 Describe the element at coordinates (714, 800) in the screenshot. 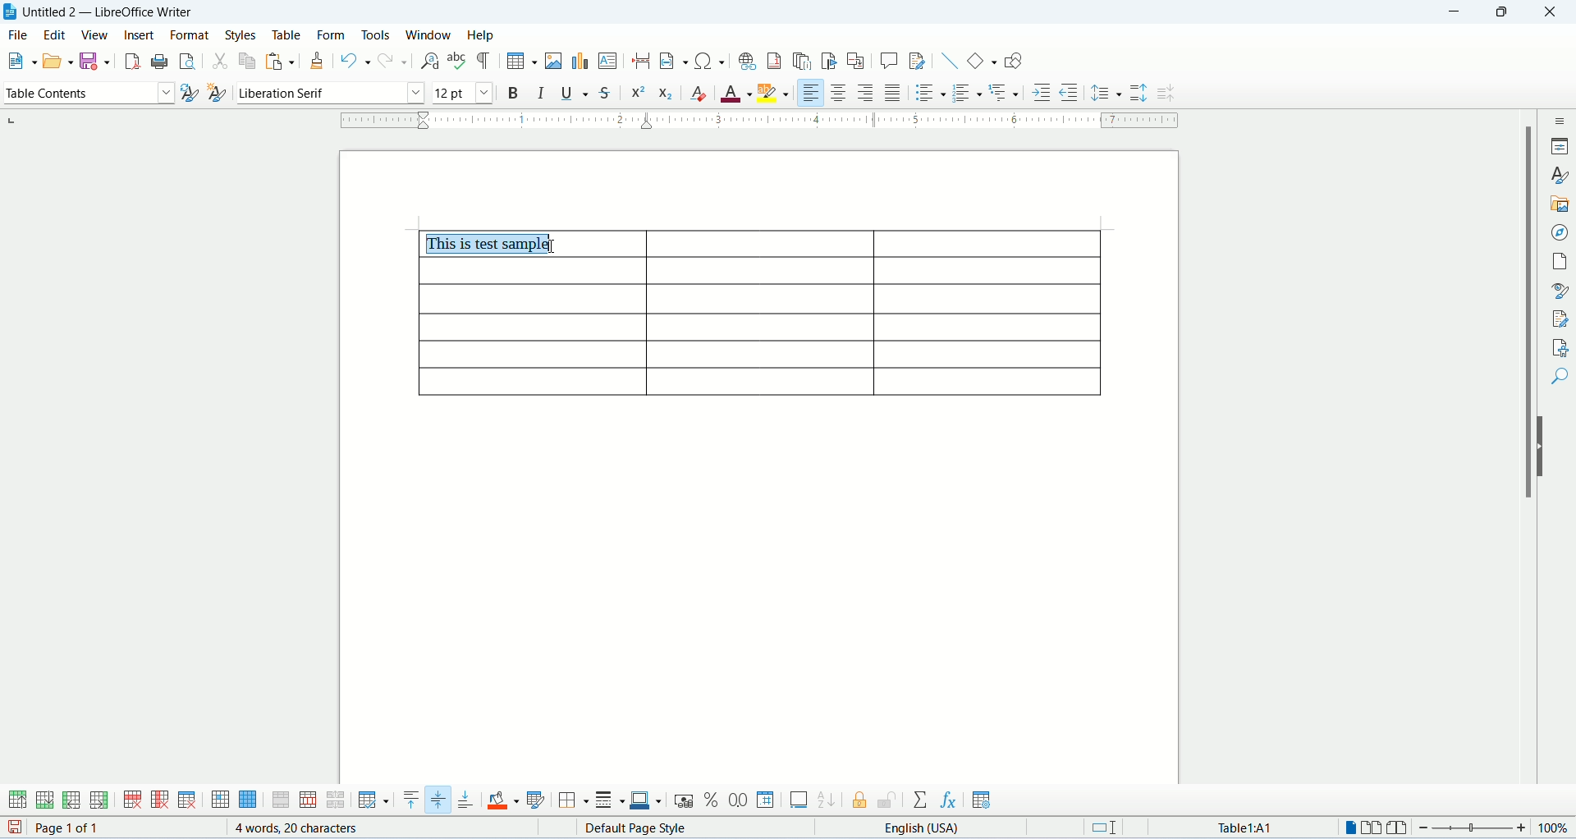

I see `percent format` at that location.